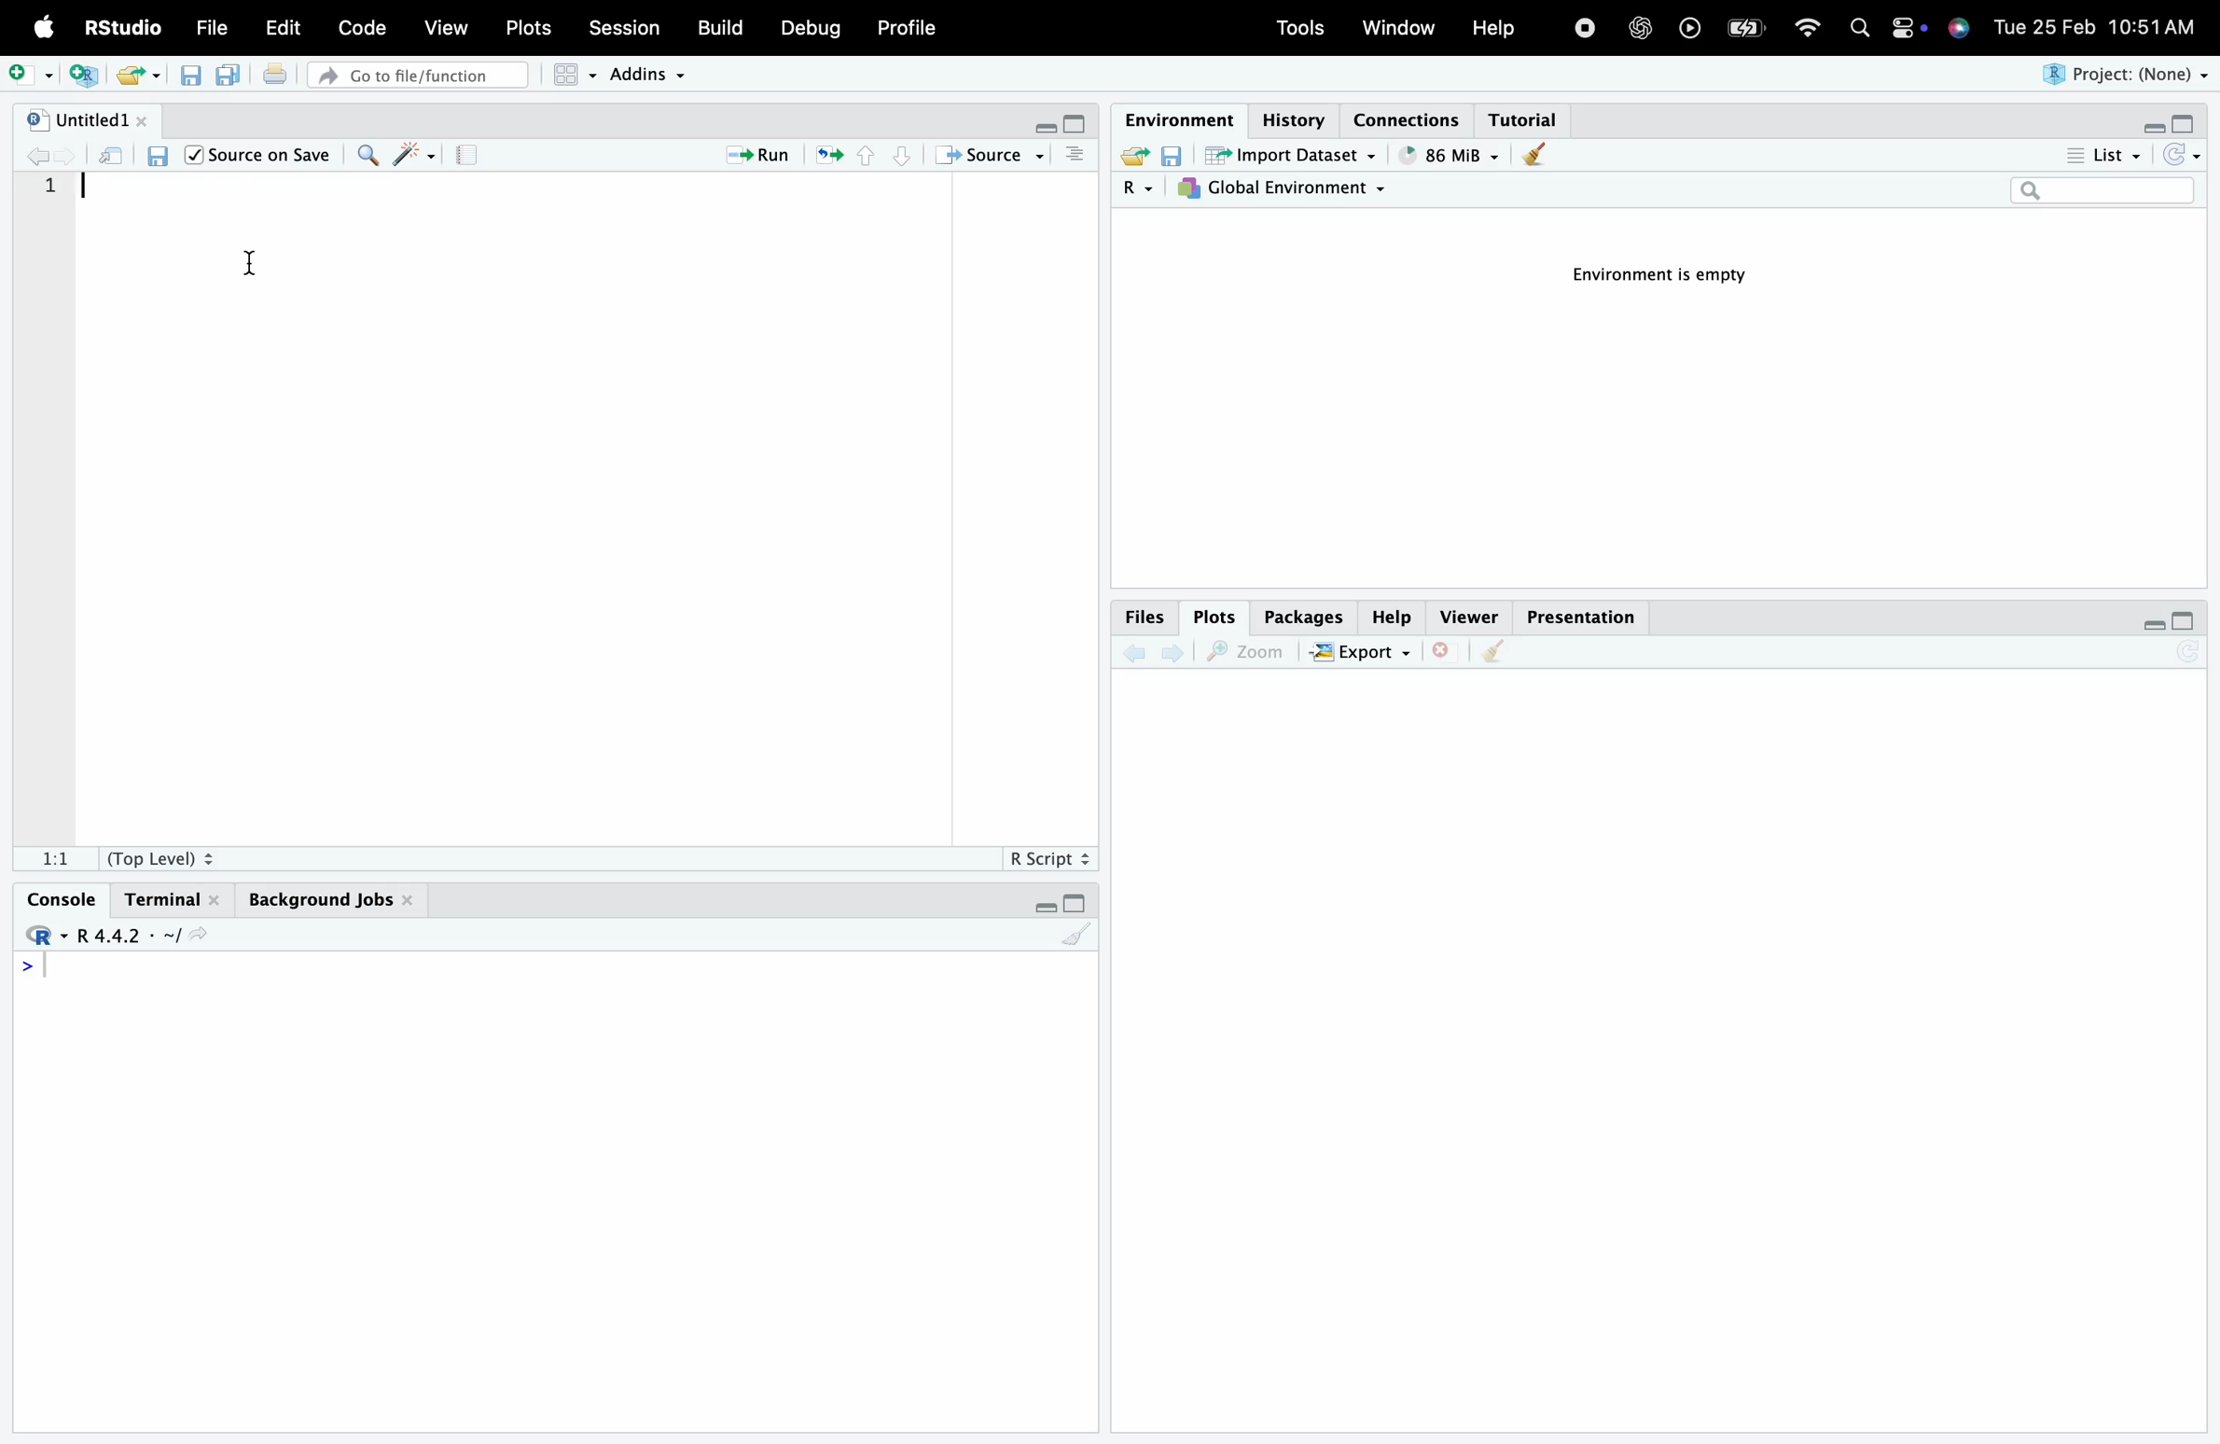  I want to click on open AI, so click(1642, 35).